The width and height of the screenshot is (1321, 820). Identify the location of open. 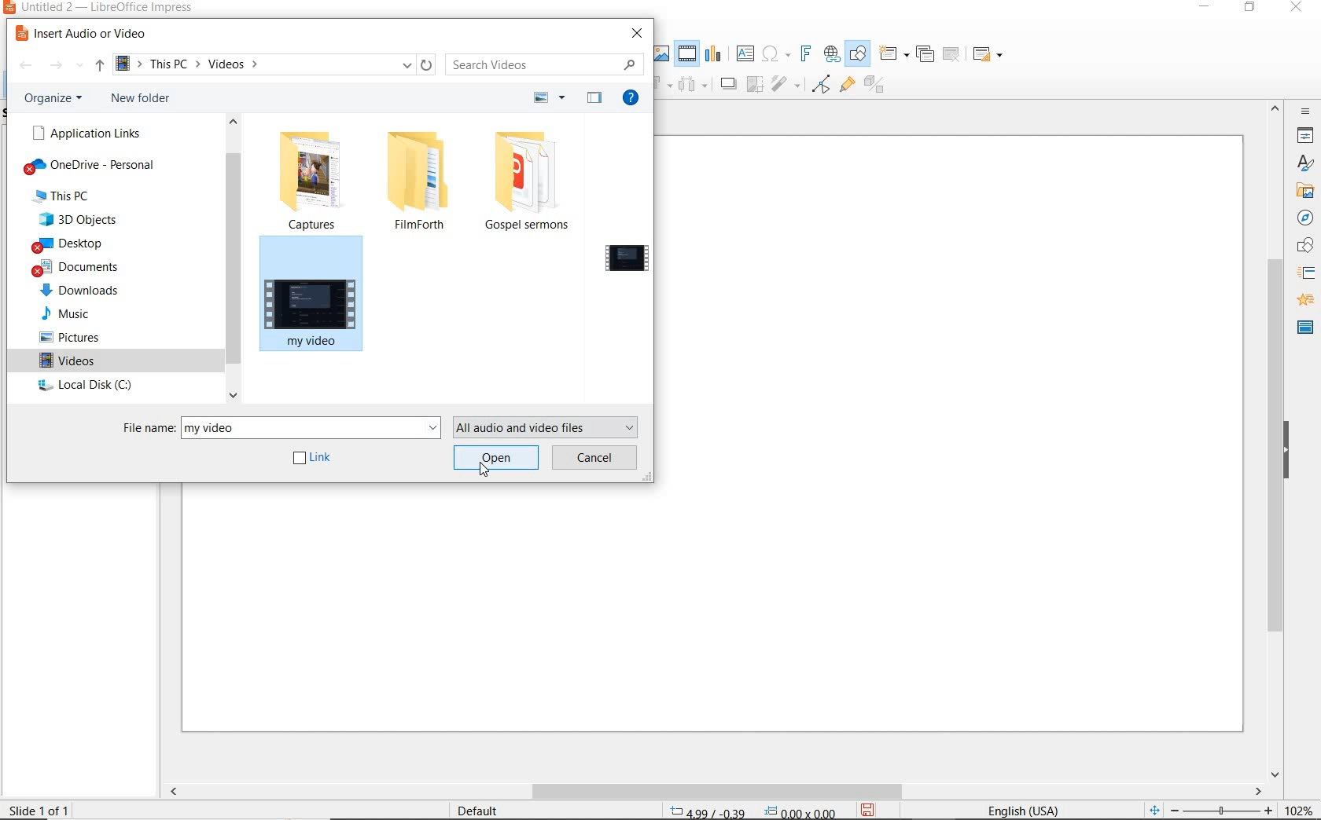
(498, 458).